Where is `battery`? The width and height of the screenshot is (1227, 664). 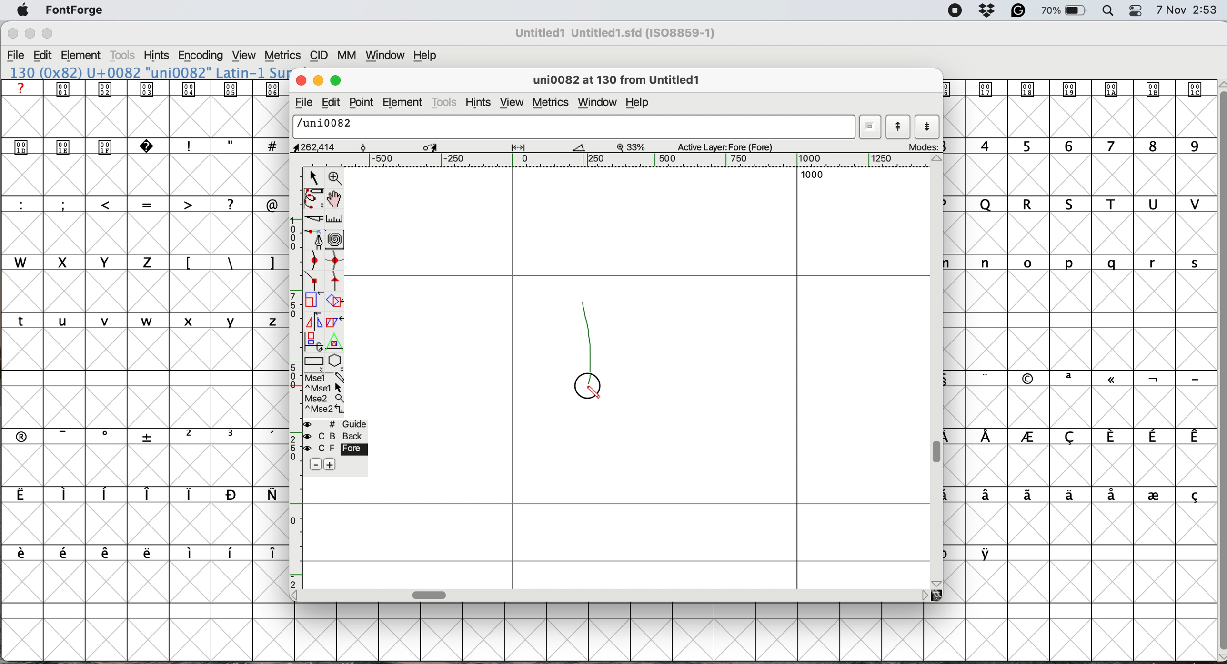 battery is located at coordinates (1066, 11).